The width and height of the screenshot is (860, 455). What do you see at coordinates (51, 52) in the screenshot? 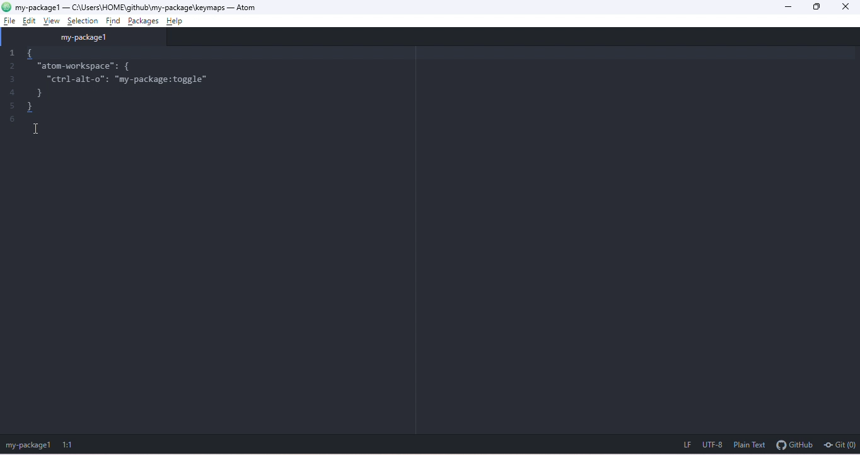
I see `{` at bounding box center [51, 52].